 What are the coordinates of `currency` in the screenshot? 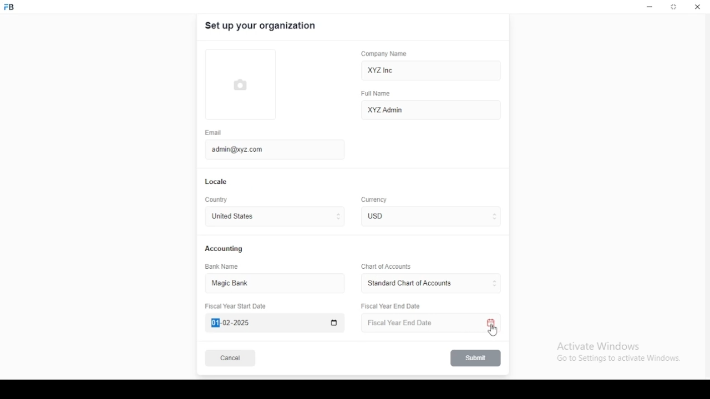 It's located at (382, 216).